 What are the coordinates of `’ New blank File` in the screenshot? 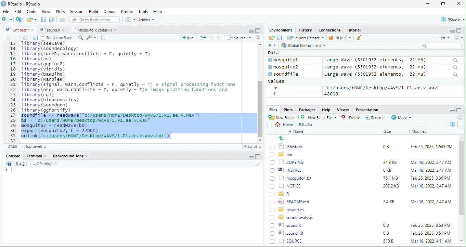 It's located at (321, 118).